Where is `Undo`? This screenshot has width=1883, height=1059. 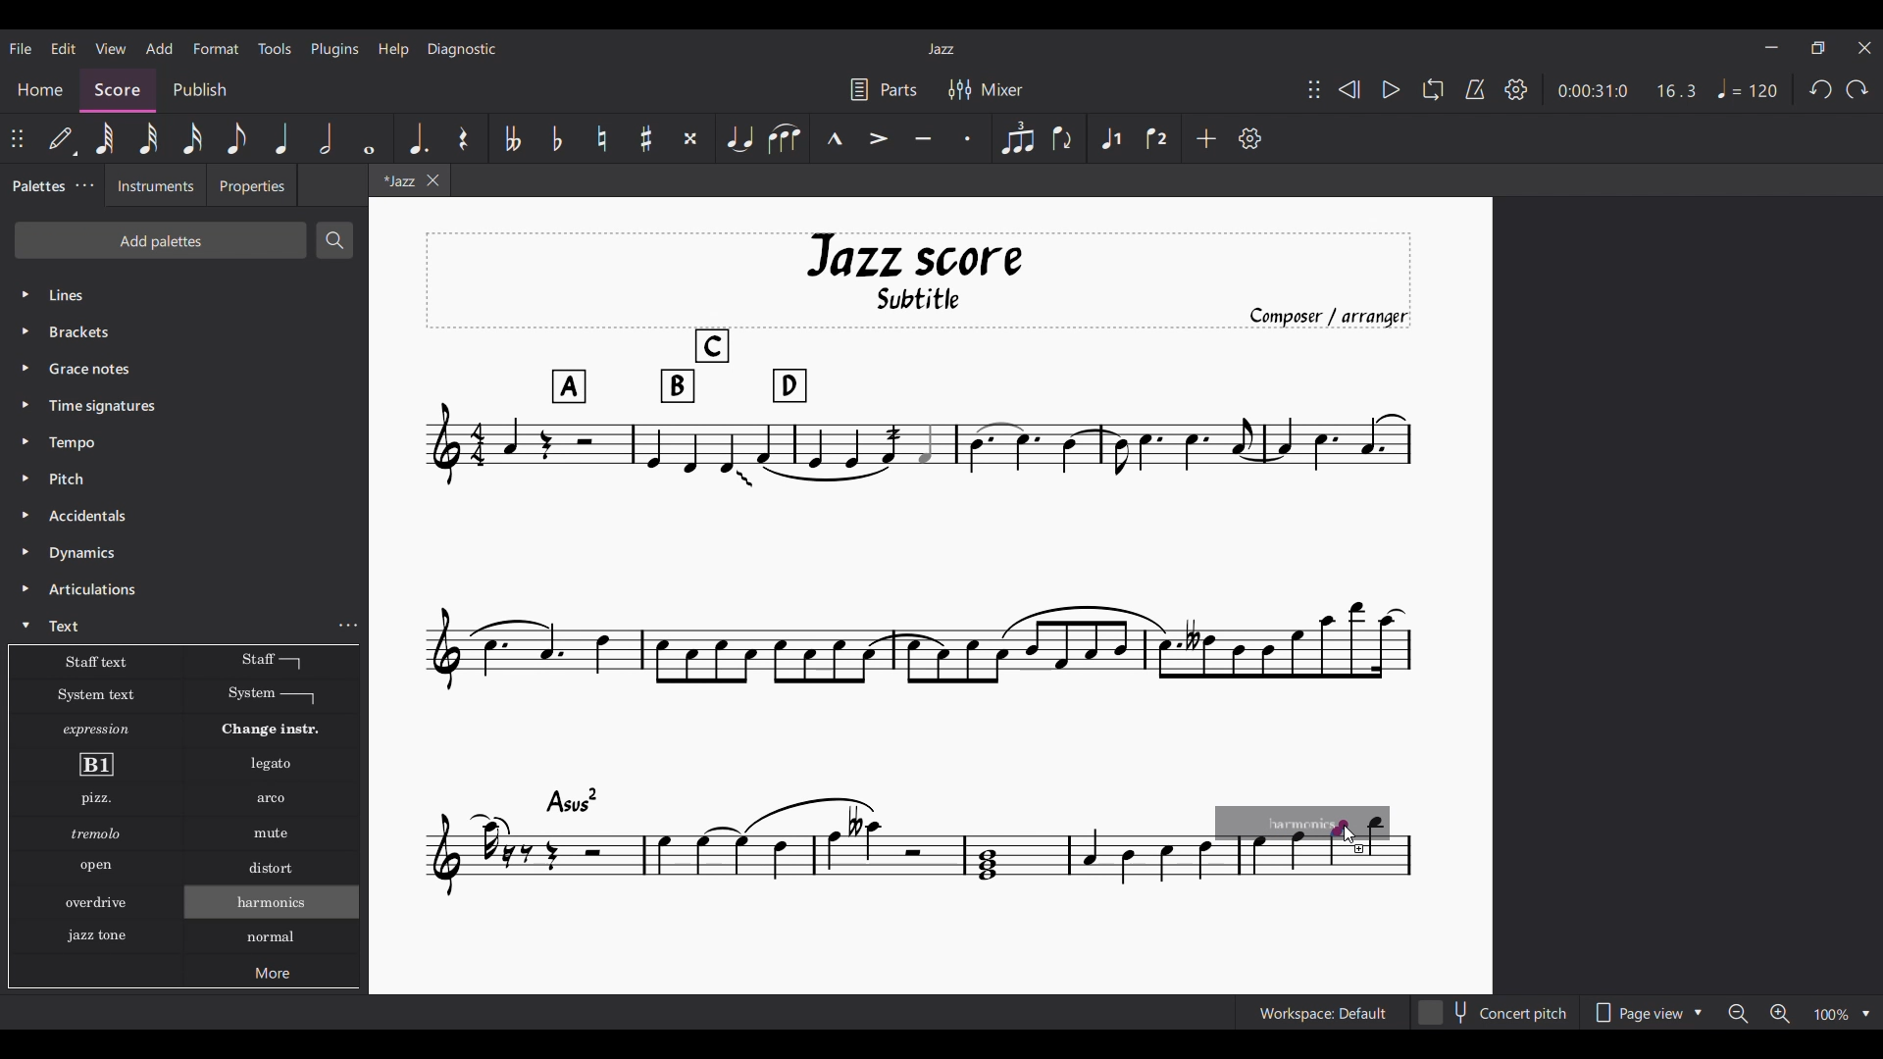
Undo is located at coordinates (1821, 89).